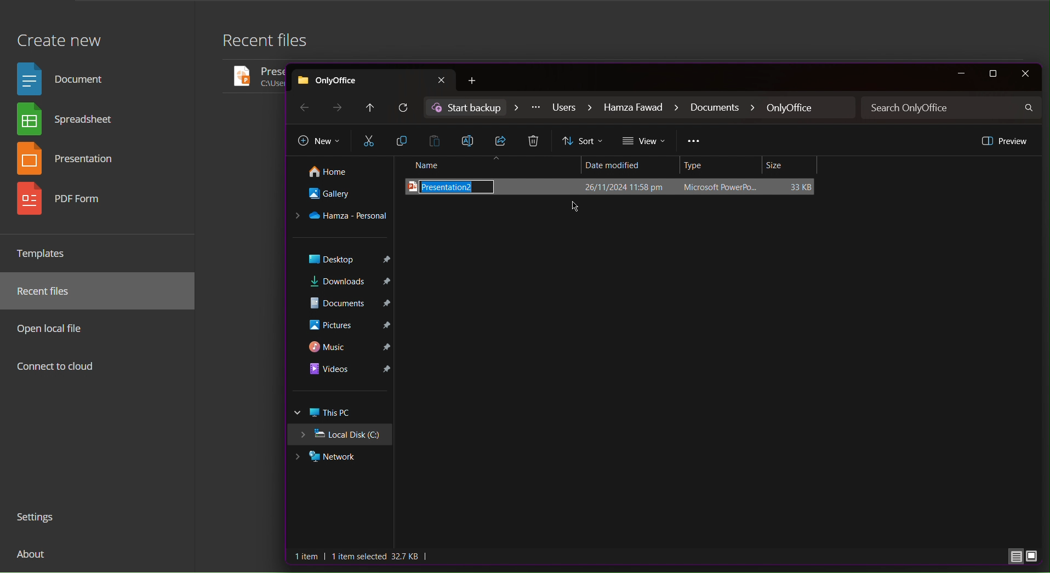  What do you see at coordinates (369, 141) in the screenshot?
I see `Cut` at bounding box center [369, 141].